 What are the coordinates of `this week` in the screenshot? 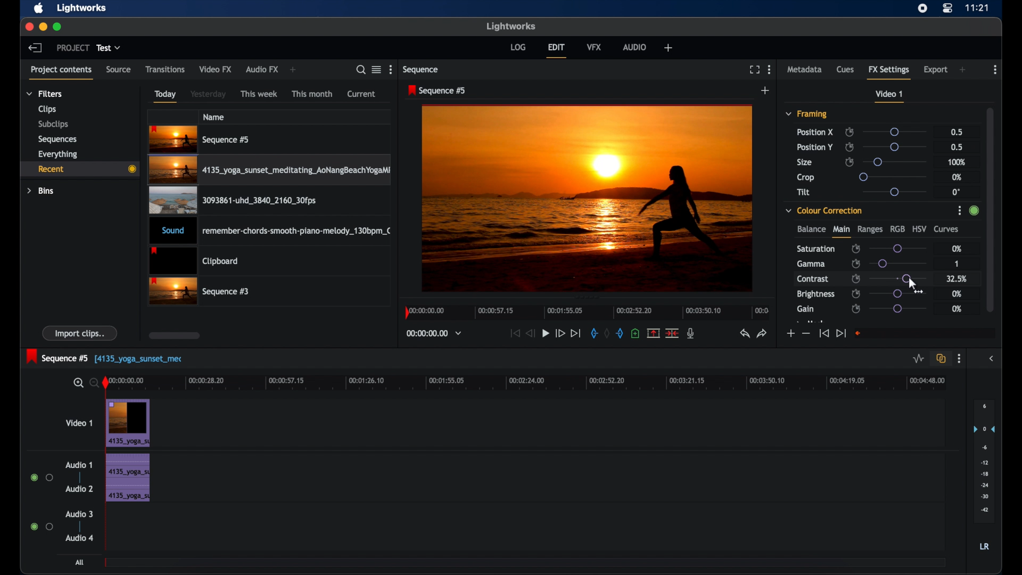 It's located at (259, 94).